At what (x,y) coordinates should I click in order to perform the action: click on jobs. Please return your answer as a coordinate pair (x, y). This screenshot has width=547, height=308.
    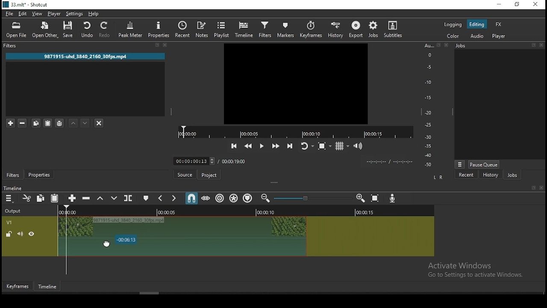
    Looking at the image, I should click on (515, 175).